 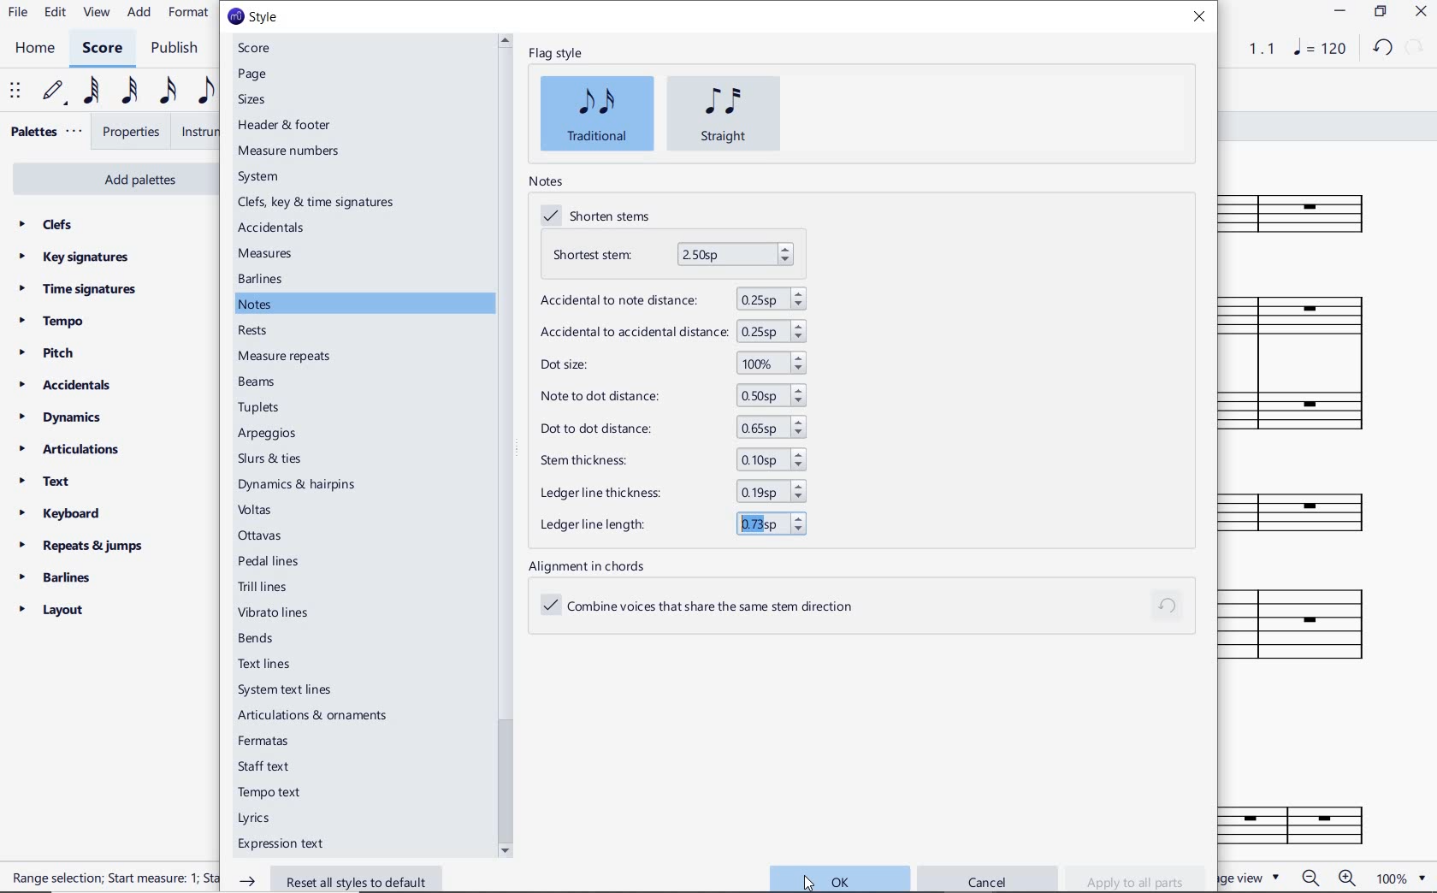 What do you see at coordinates (299, 690) in the screenshot?
I see `system text lines` at bounding box center [299, 690].